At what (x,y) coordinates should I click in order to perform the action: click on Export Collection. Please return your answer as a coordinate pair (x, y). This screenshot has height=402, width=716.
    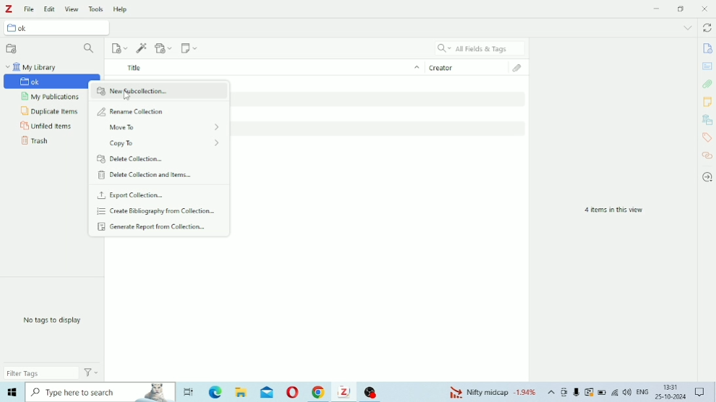
    Looking at the image, I should click on (131, 195).